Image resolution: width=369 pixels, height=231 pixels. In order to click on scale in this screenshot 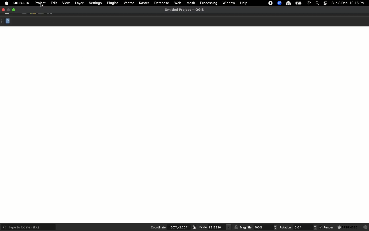, I will do `click(219, 227)`.